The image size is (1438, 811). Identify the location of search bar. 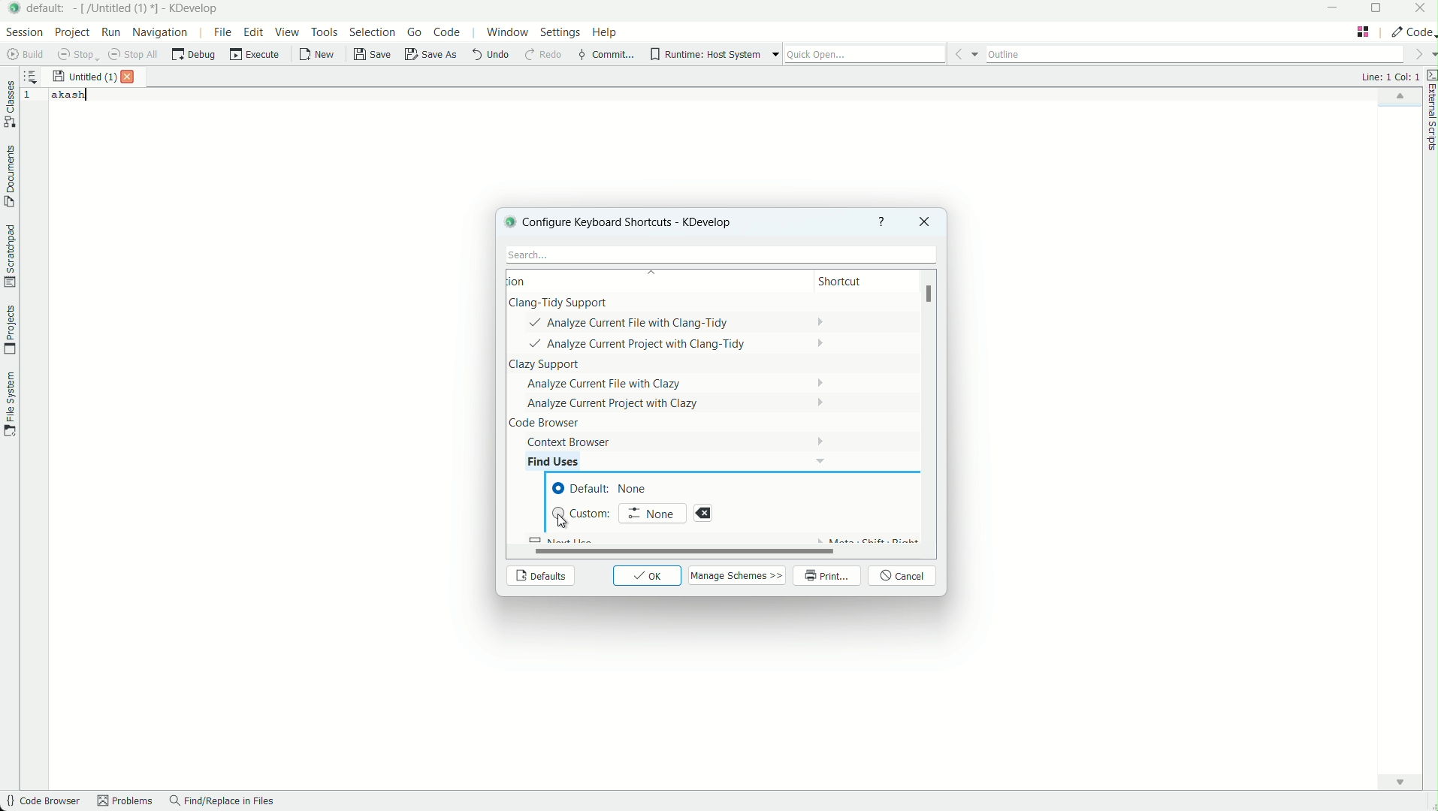
(717, 255).